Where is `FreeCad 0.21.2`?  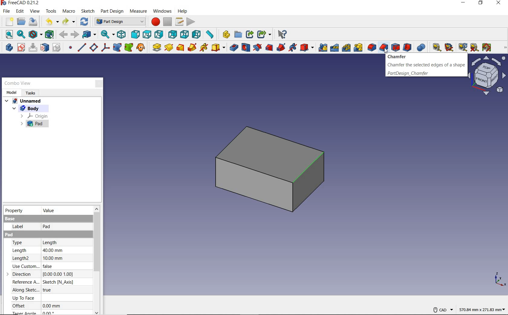 FreeCad 0.21.2 is located at coordinates (21, 3).